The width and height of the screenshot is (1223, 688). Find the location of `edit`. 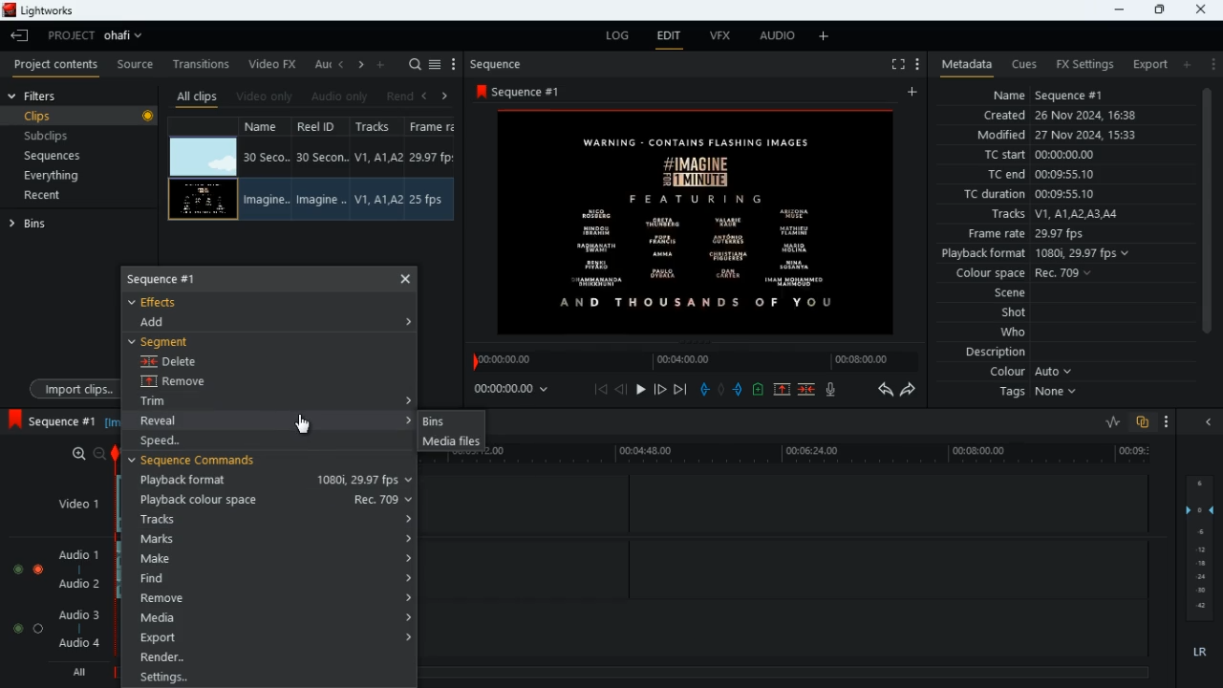

edit is located at coordinates (671, 37).